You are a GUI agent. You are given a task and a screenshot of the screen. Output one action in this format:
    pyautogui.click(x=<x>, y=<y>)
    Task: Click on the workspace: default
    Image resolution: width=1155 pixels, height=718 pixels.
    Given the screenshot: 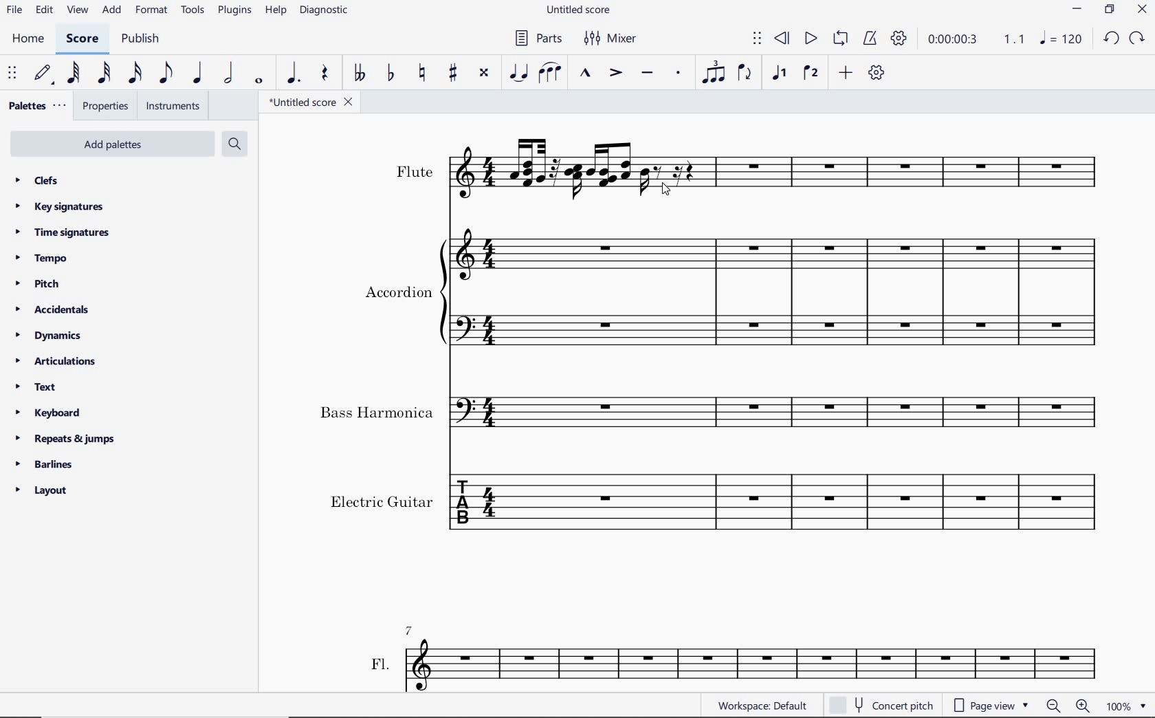 What is the action you would take?
    pyautogui.click(x=760, y=705)
    